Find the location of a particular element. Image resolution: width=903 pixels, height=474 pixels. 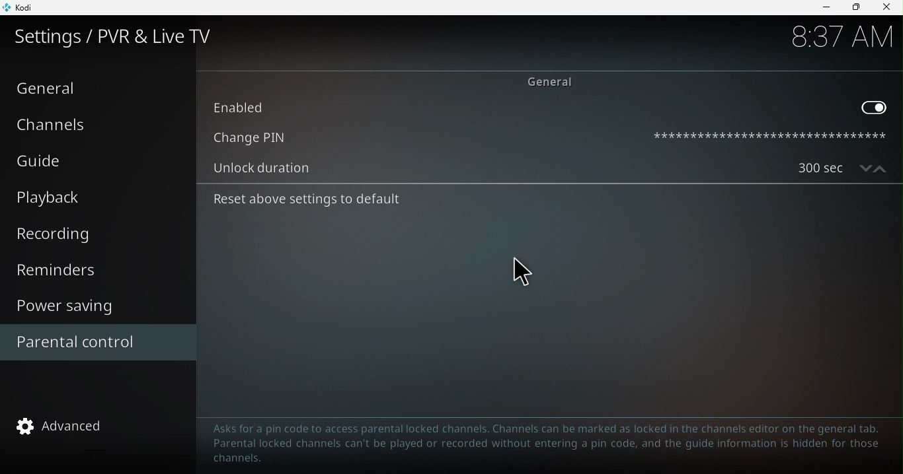

Change pin is located at coordinates (547, 139).